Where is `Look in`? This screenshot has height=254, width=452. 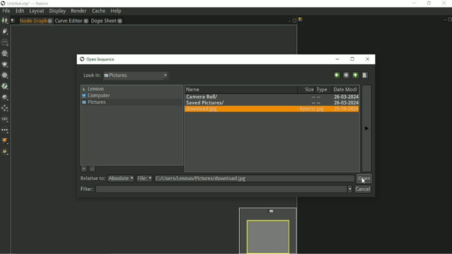
Look in is located at coordinates (126, 77).